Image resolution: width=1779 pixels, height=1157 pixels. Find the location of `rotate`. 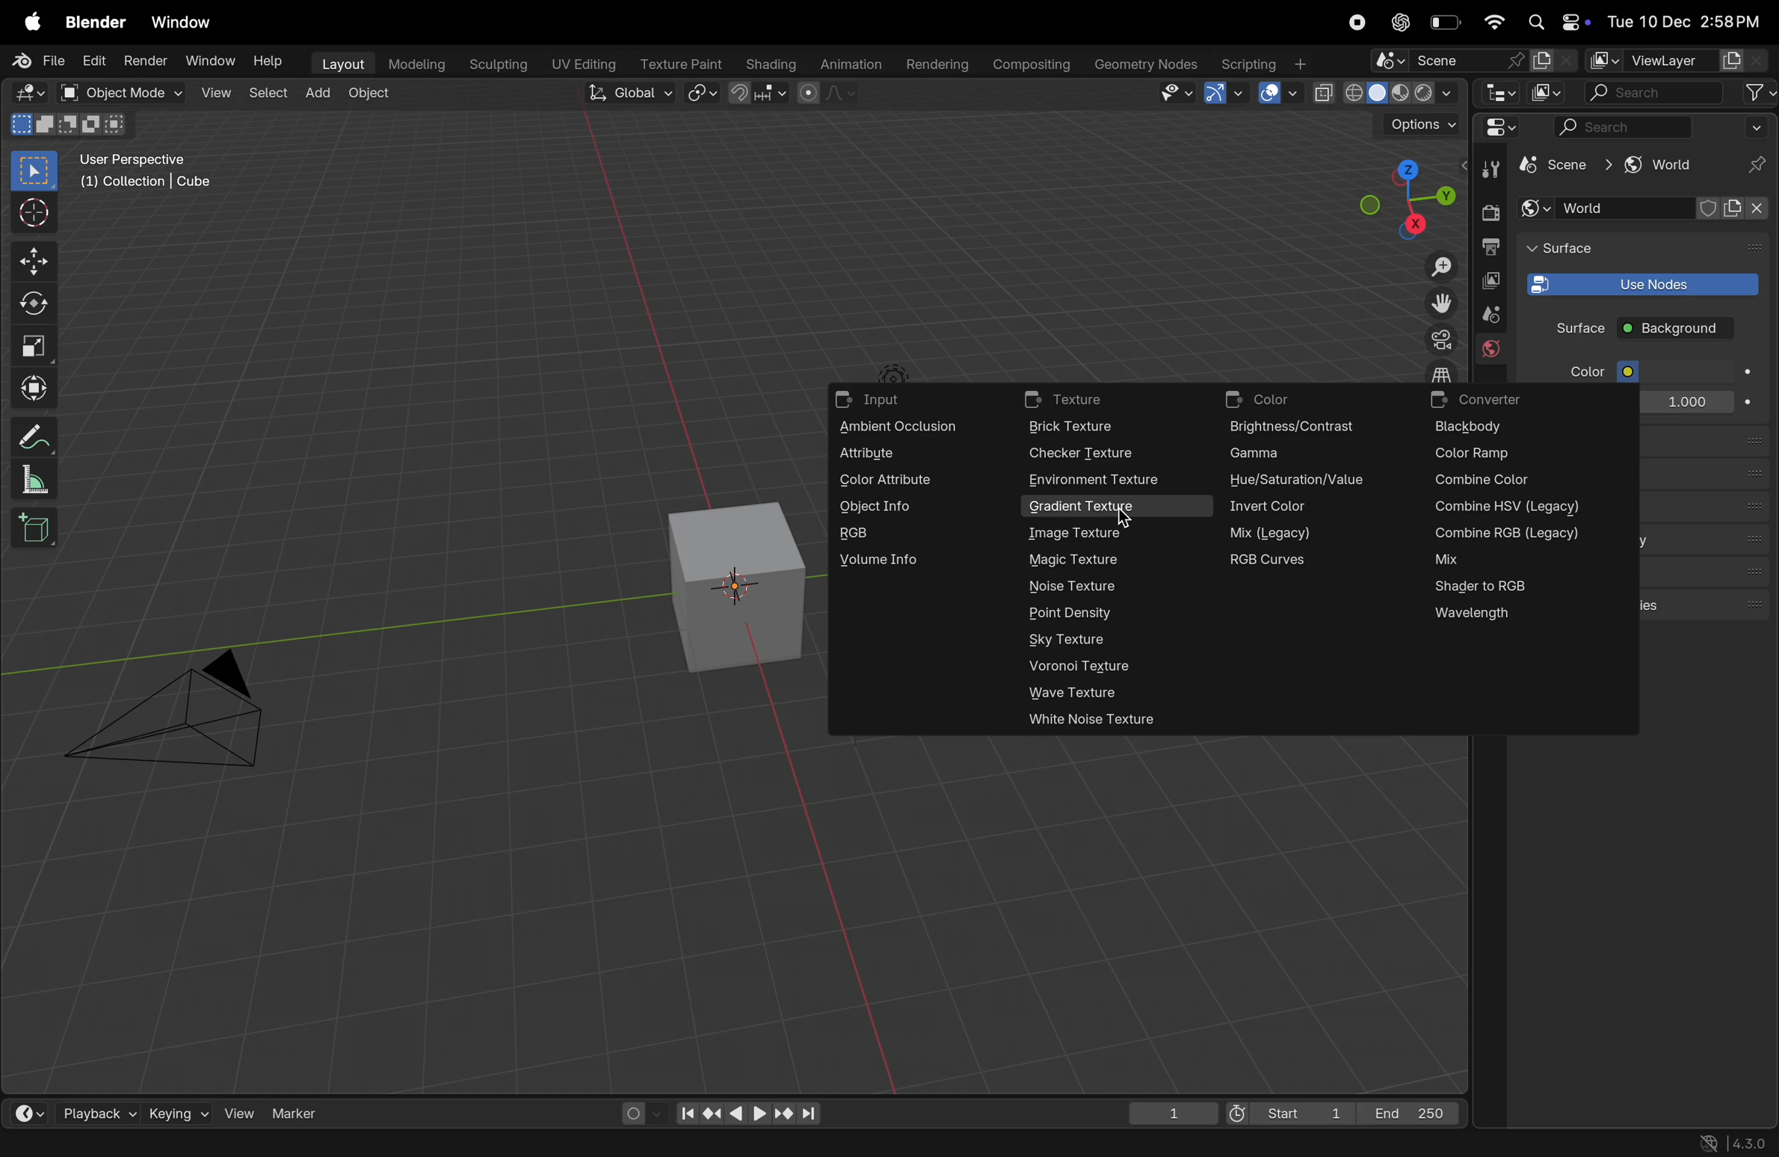

rotate is located at coordinates (38, 302).